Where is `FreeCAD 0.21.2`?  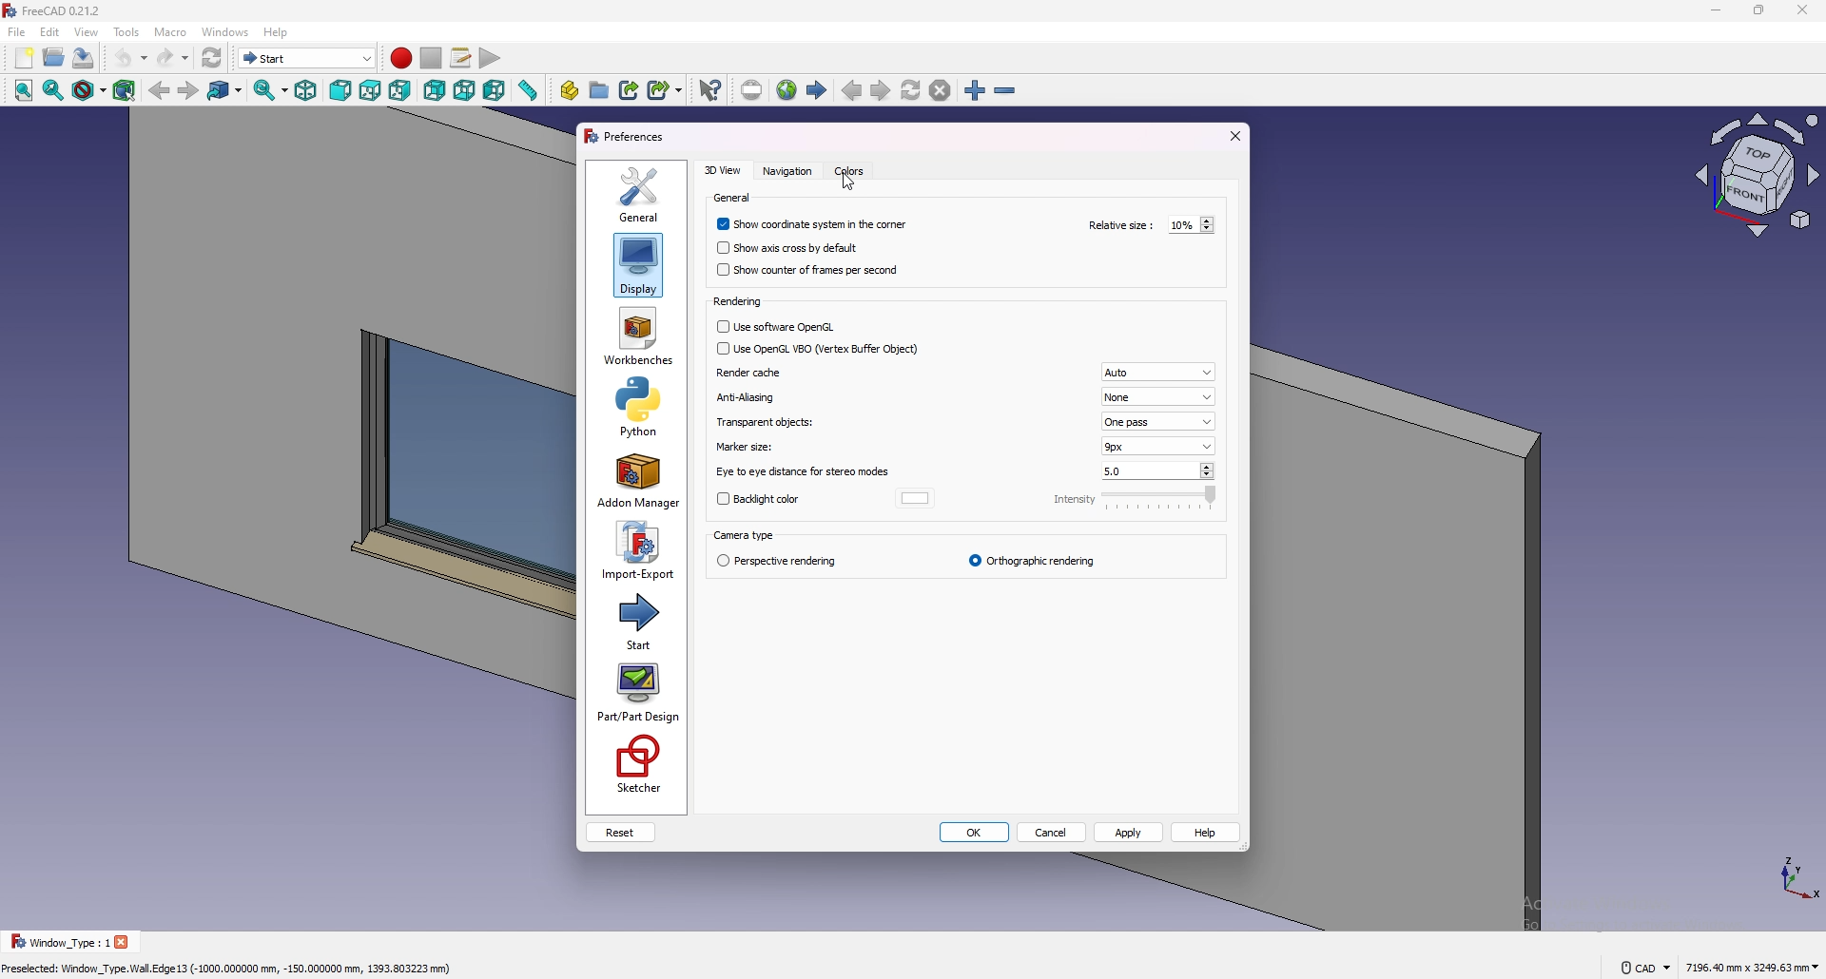 FreeCAD 0.21.2 is located at coordinates (67, 10).